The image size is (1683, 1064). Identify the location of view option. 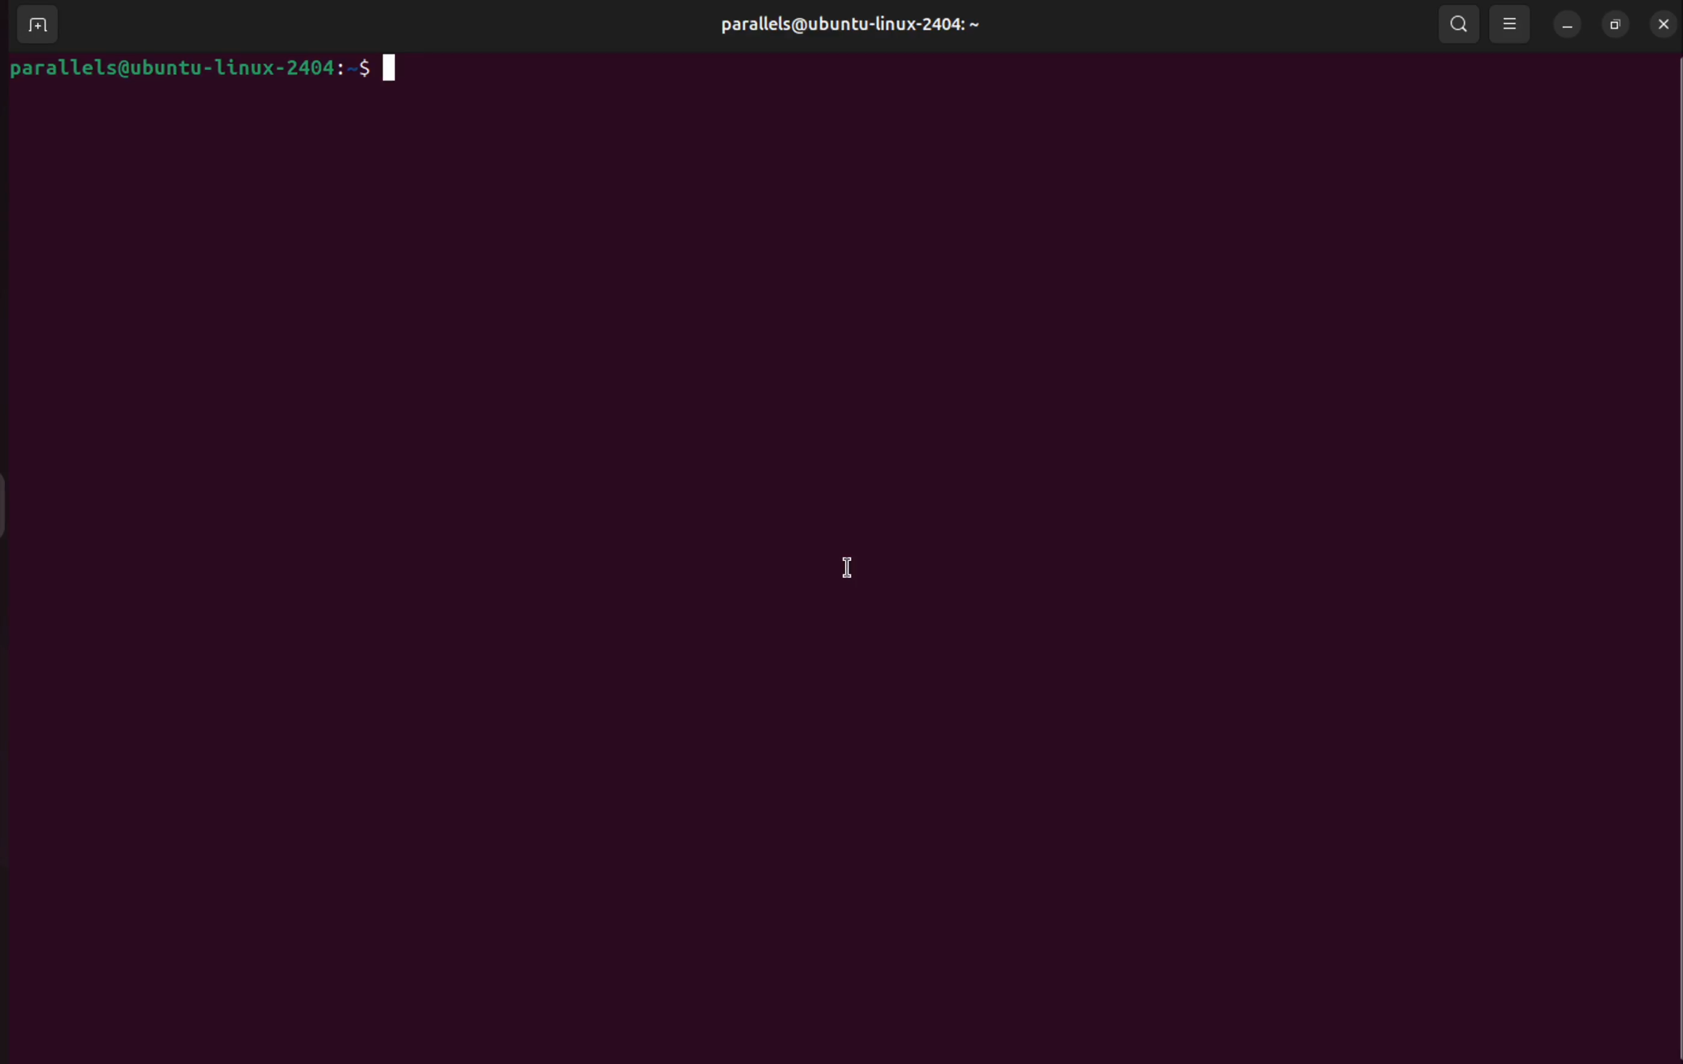
(1511, 24).